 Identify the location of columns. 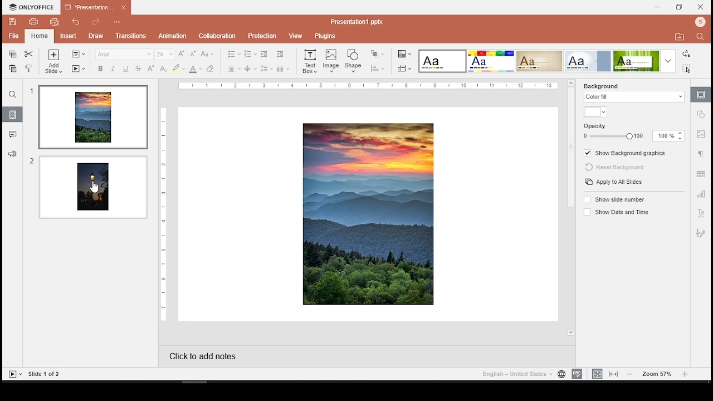
(283, 69).